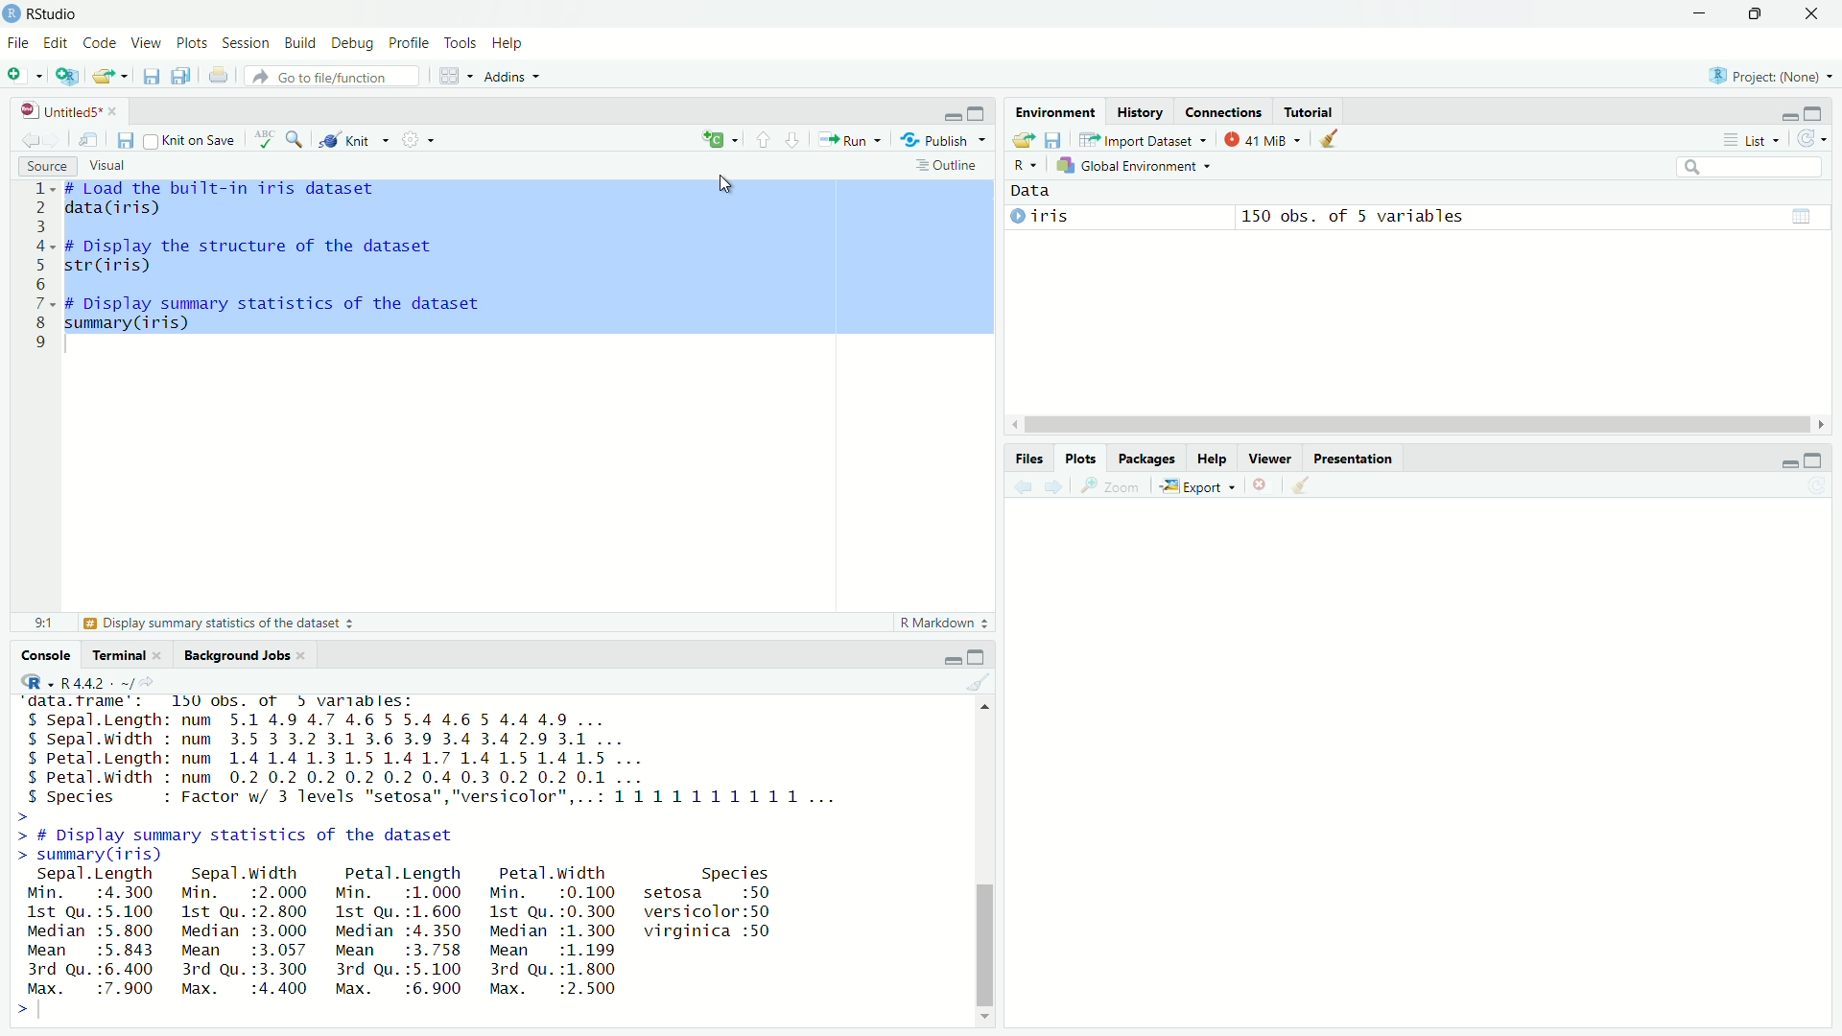 The width and height of the screenshot is (1842, 1036). I want to click on “4% Publish ~, so click(942, 138).